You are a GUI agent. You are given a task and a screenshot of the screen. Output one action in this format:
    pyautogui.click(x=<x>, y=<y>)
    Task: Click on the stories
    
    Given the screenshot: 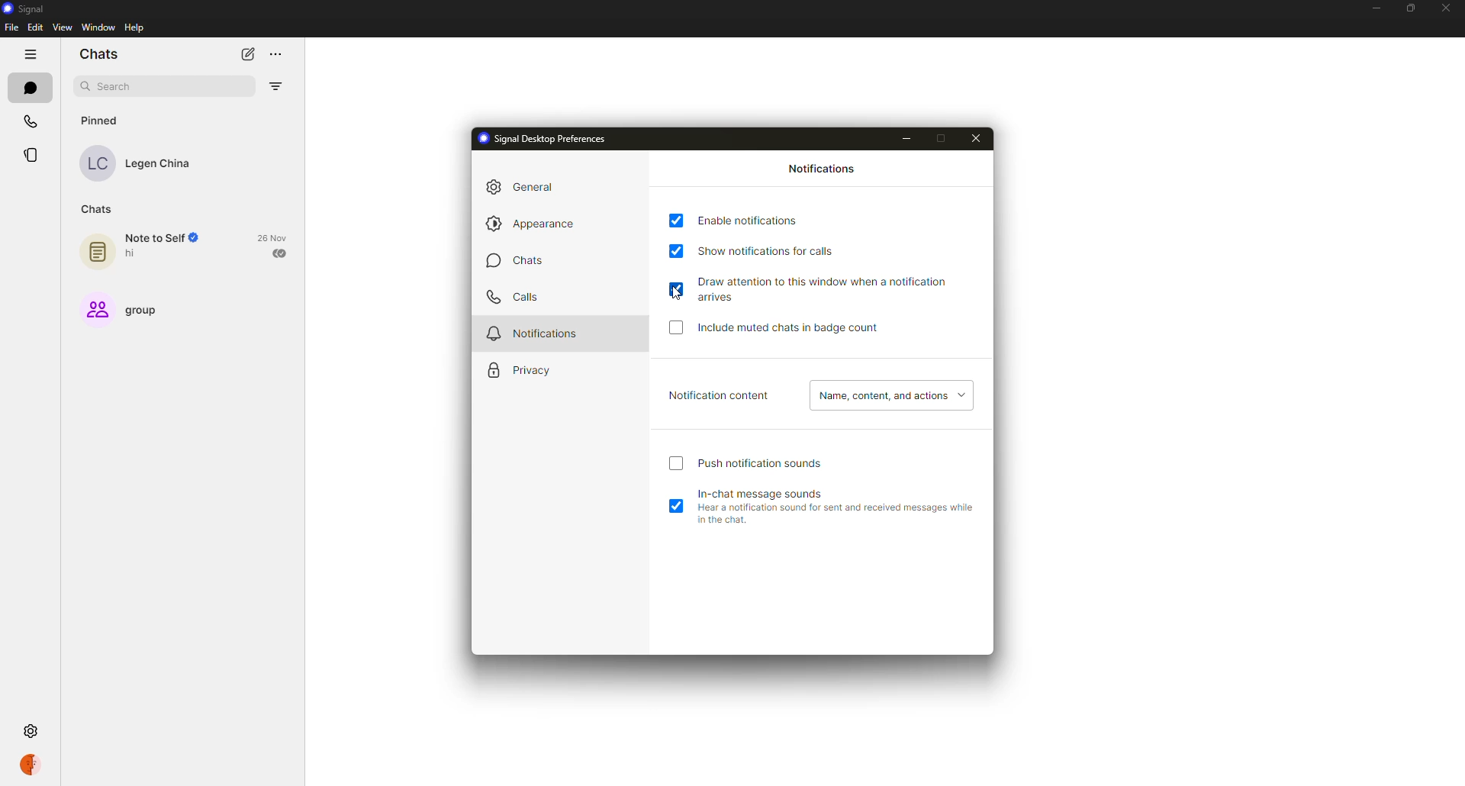 What is the action you would take?
    pyautogui.click(x=35, y=155)
    